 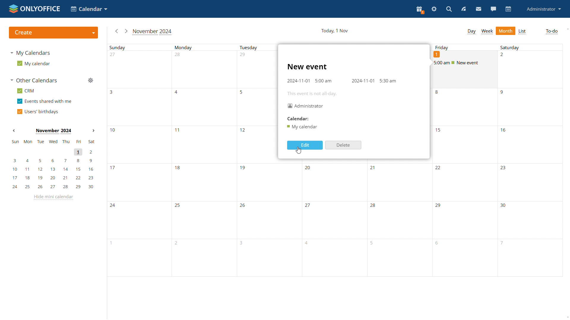 What do you see at coordinates (478, 9) in the screenshot?
I see `mail` at bounding box center [478, 9].